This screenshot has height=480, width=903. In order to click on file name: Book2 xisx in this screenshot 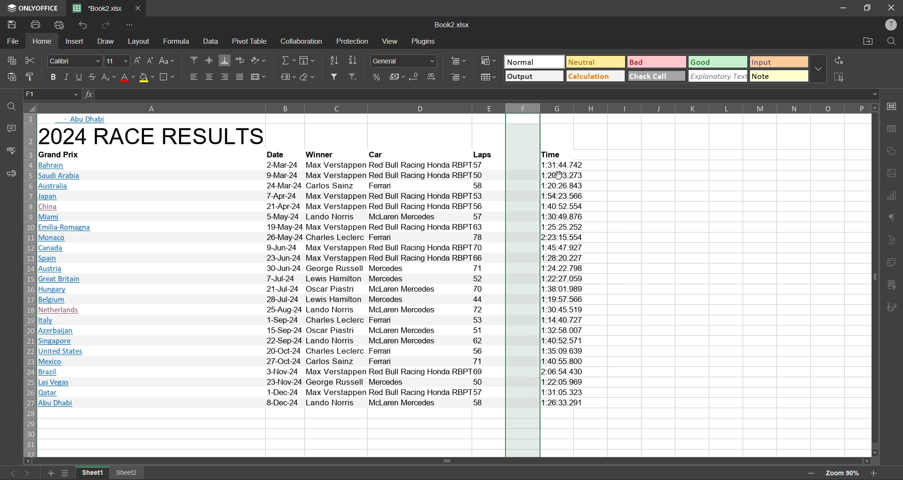, I will do `click(95, 8)`.